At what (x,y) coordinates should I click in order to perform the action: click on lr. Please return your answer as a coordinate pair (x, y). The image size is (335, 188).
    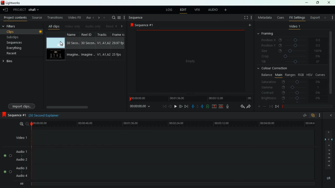
    Looking at the image, I should click on (328, 178).